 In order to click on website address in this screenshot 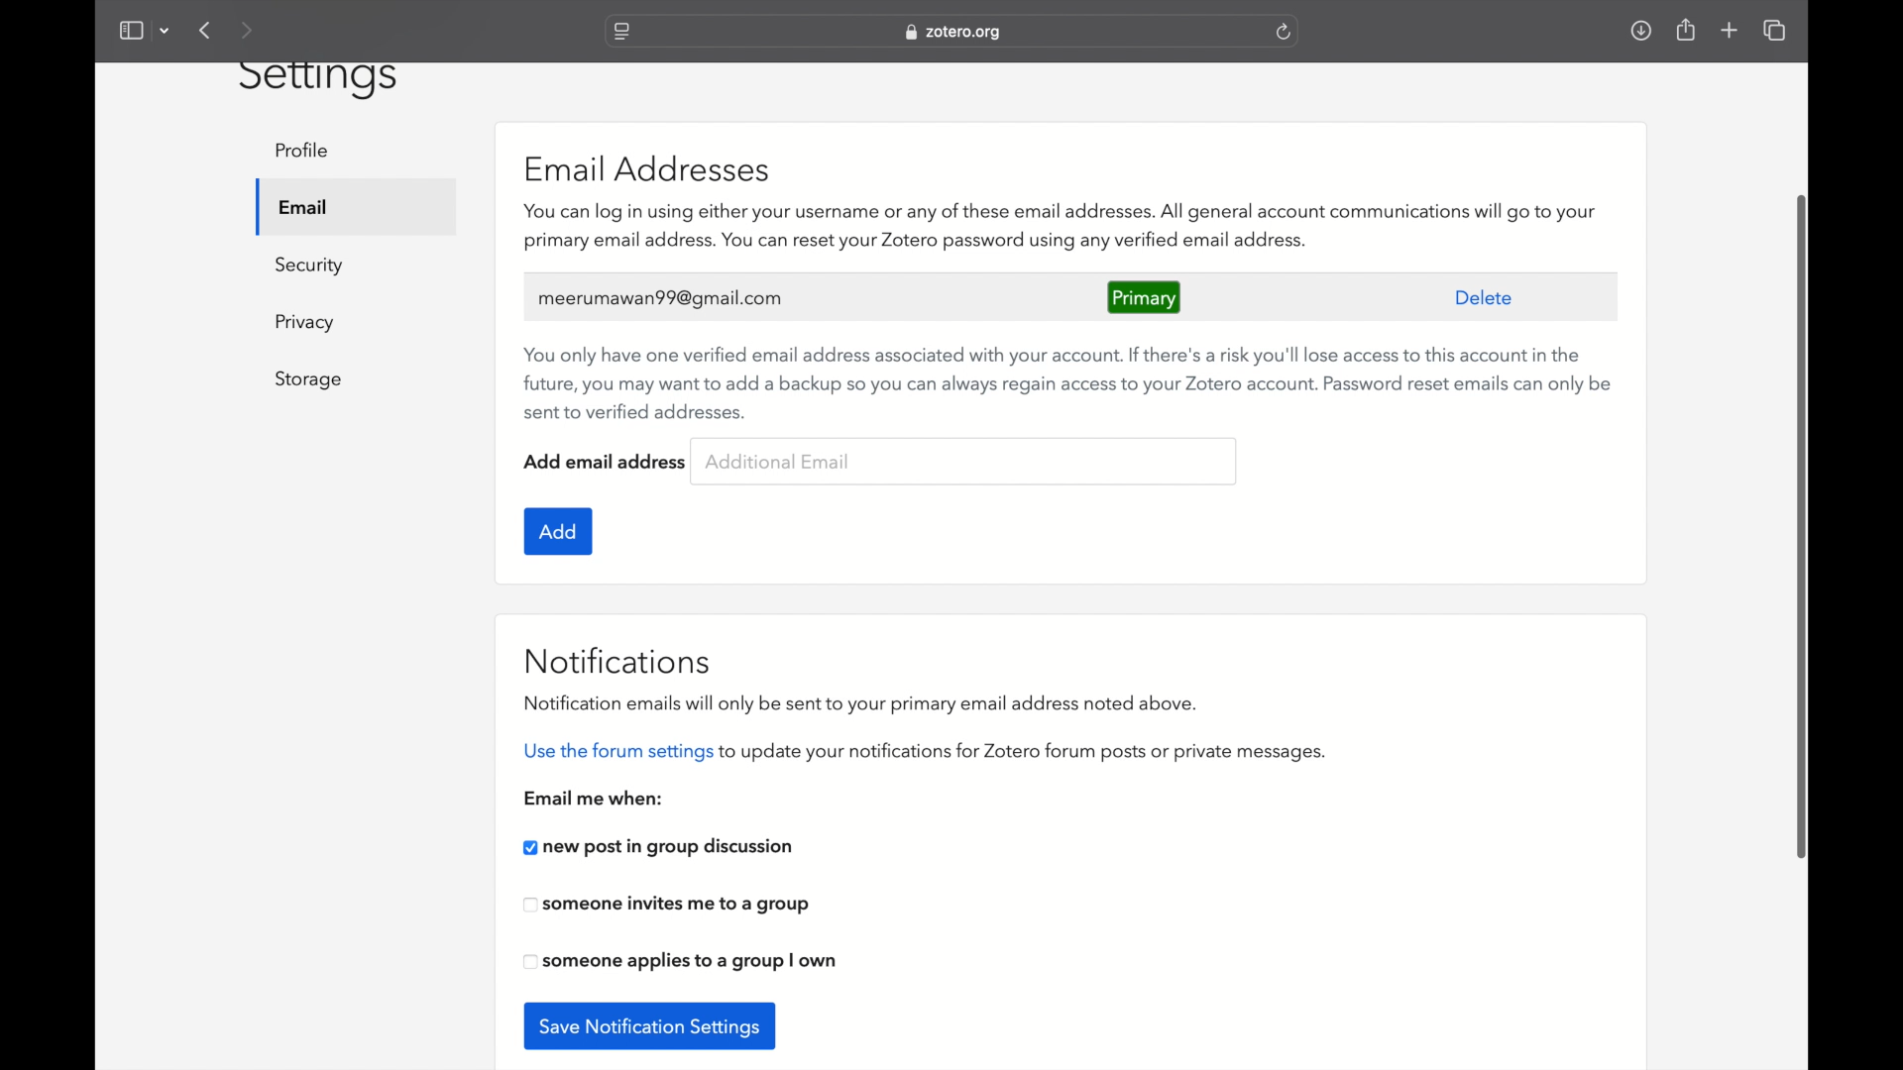, I will do `click(955, 33)`.